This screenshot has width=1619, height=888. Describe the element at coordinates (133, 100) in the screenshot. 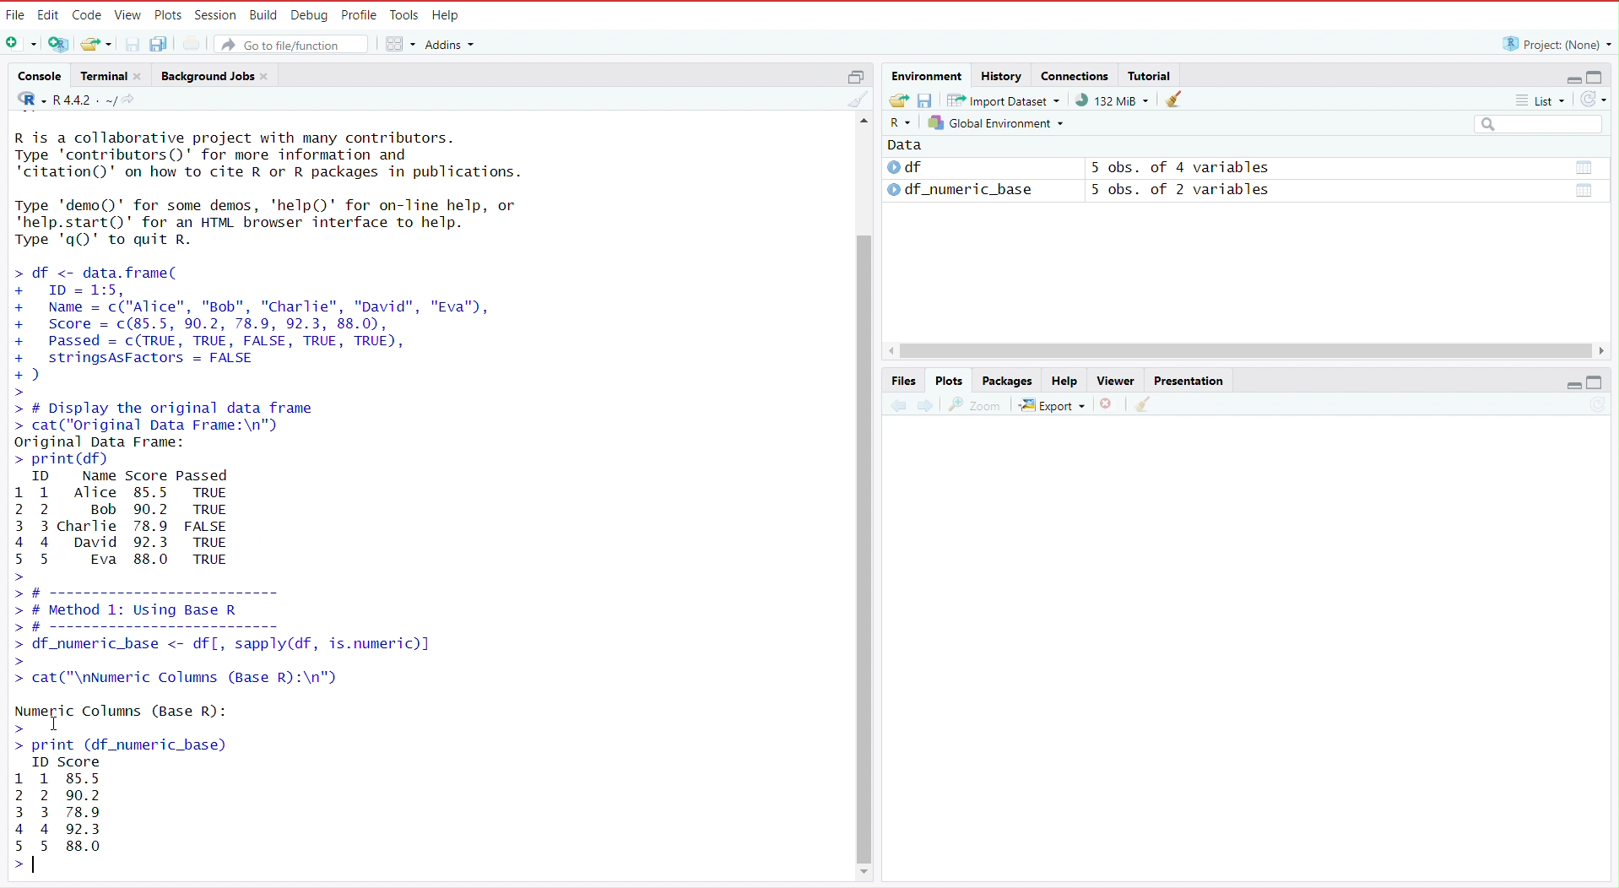

I see `view the current working directory` at that location.